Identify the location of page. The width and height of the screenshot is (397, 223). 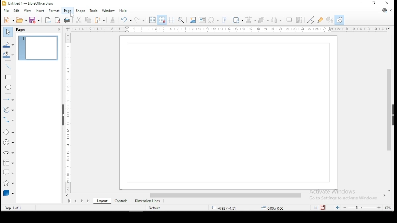
(68, 11).